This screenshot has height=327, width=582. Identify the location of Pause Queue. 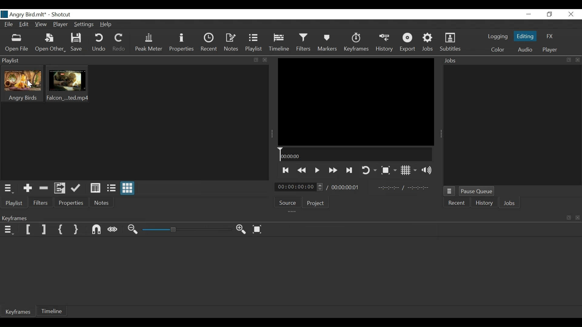
(477, 191).